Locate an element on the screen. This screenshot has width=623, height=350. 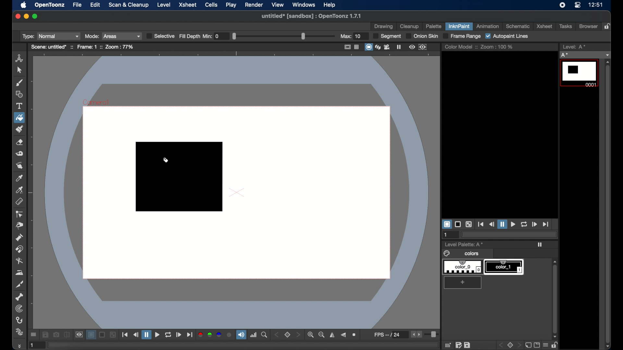
colors is located at coordinates (462, 254).